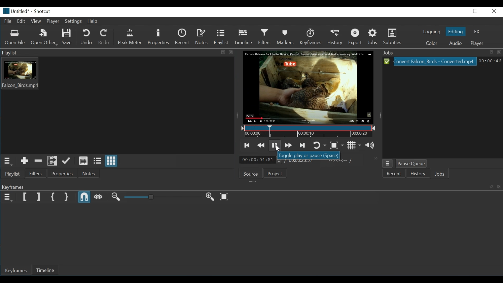 This screenshot has width=503, height=283. Describe the element at coordinates (354, 145) in the screenshot. I see `Toggle grid display on the player` at that location.